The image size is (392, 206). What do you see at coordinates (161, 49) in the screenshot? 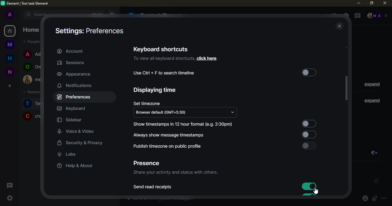
I see `keyboard shortcuts` at bounding box center [161, 49].